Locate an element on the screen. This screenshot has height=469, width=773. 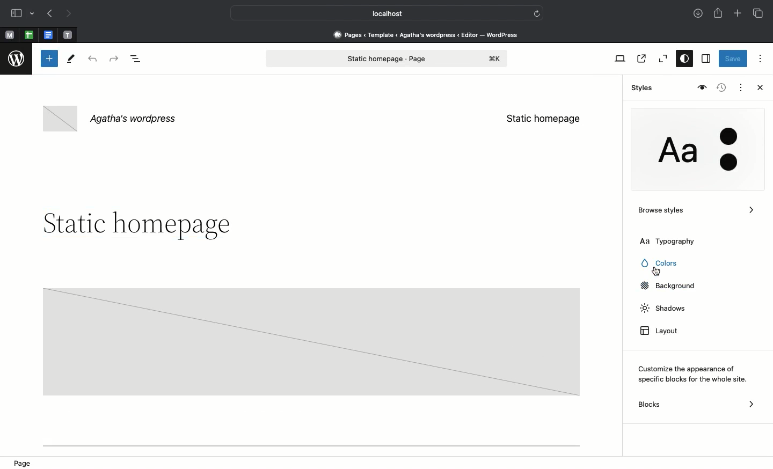
Close is located at coordinates (758, 89).